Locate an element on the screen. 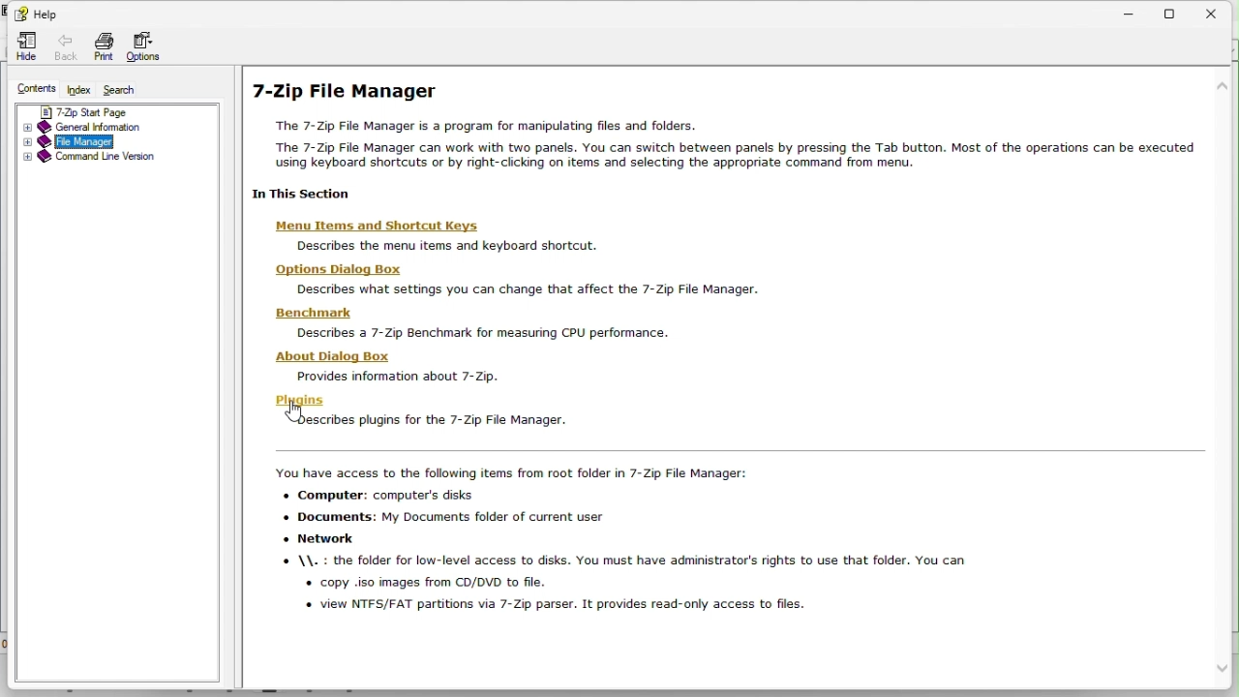 The image size is (1239, 697). LC] Descrives the menu items and keyboard shortcut. is located at coordinates (468, 247).